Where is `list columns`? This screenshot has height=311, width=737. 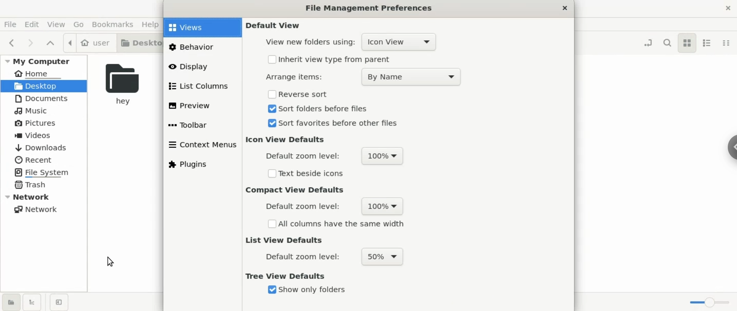
list columns is located at coordinates (197, 87).